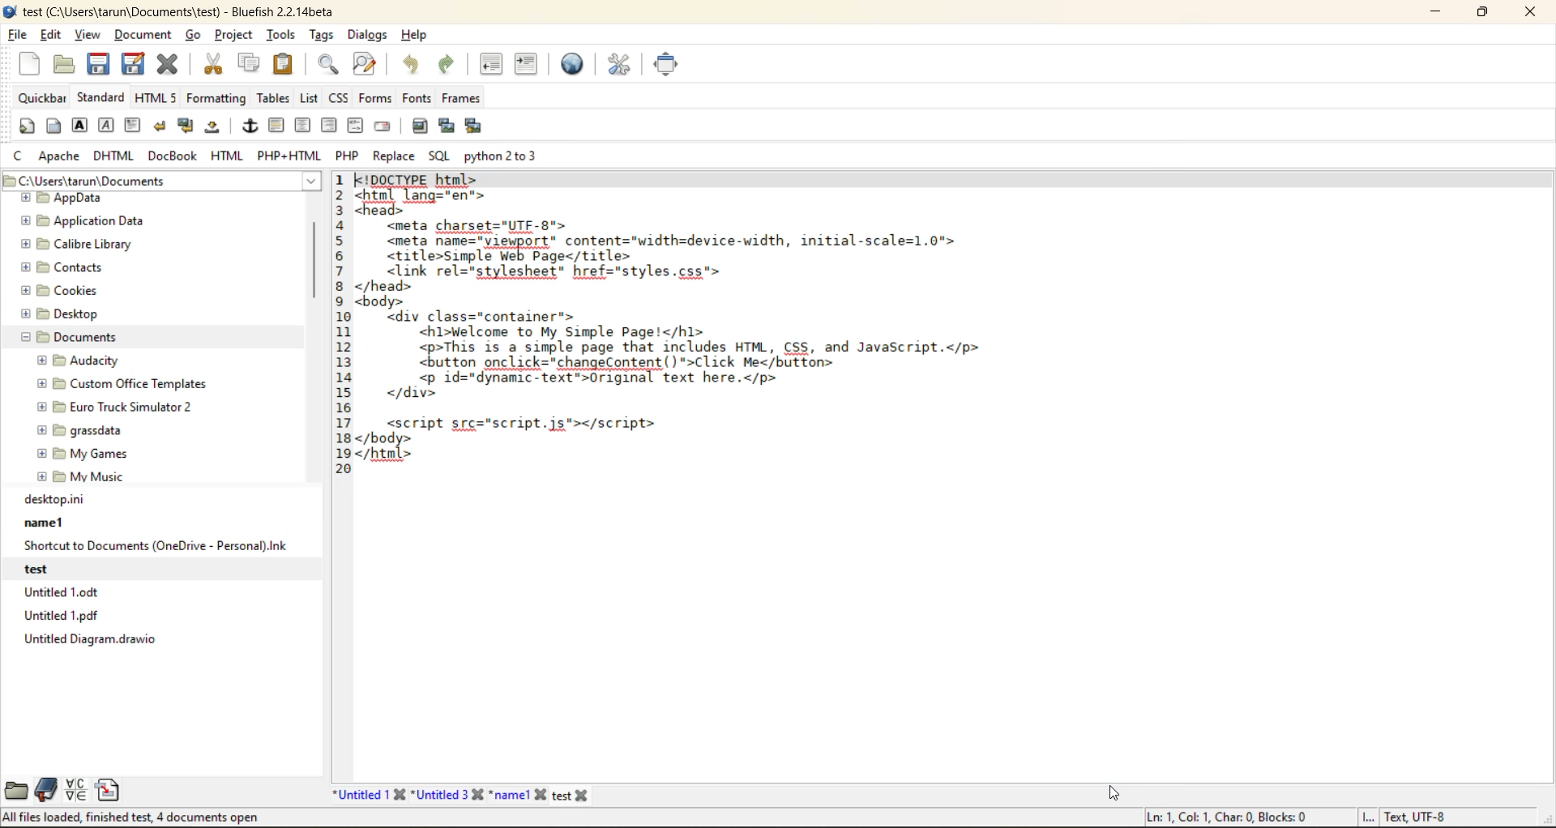 Image resolution: width=1556 pixels, height=828 pixels. I want to click on vertical scroll bar, so click(315, 262).